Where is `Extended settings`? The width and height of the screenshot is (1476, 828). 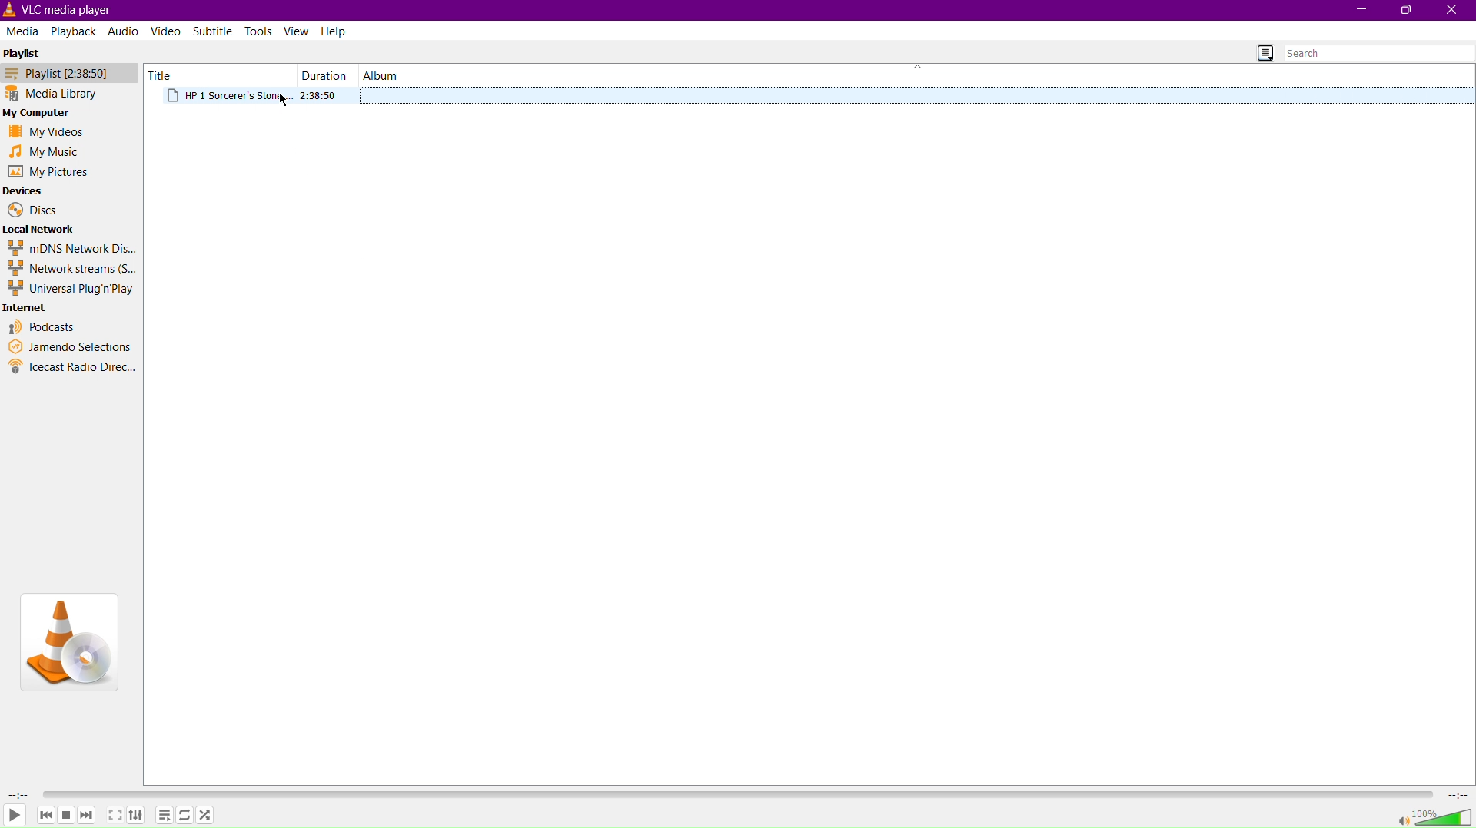
Extended settings is located at coordinates (136, 814).